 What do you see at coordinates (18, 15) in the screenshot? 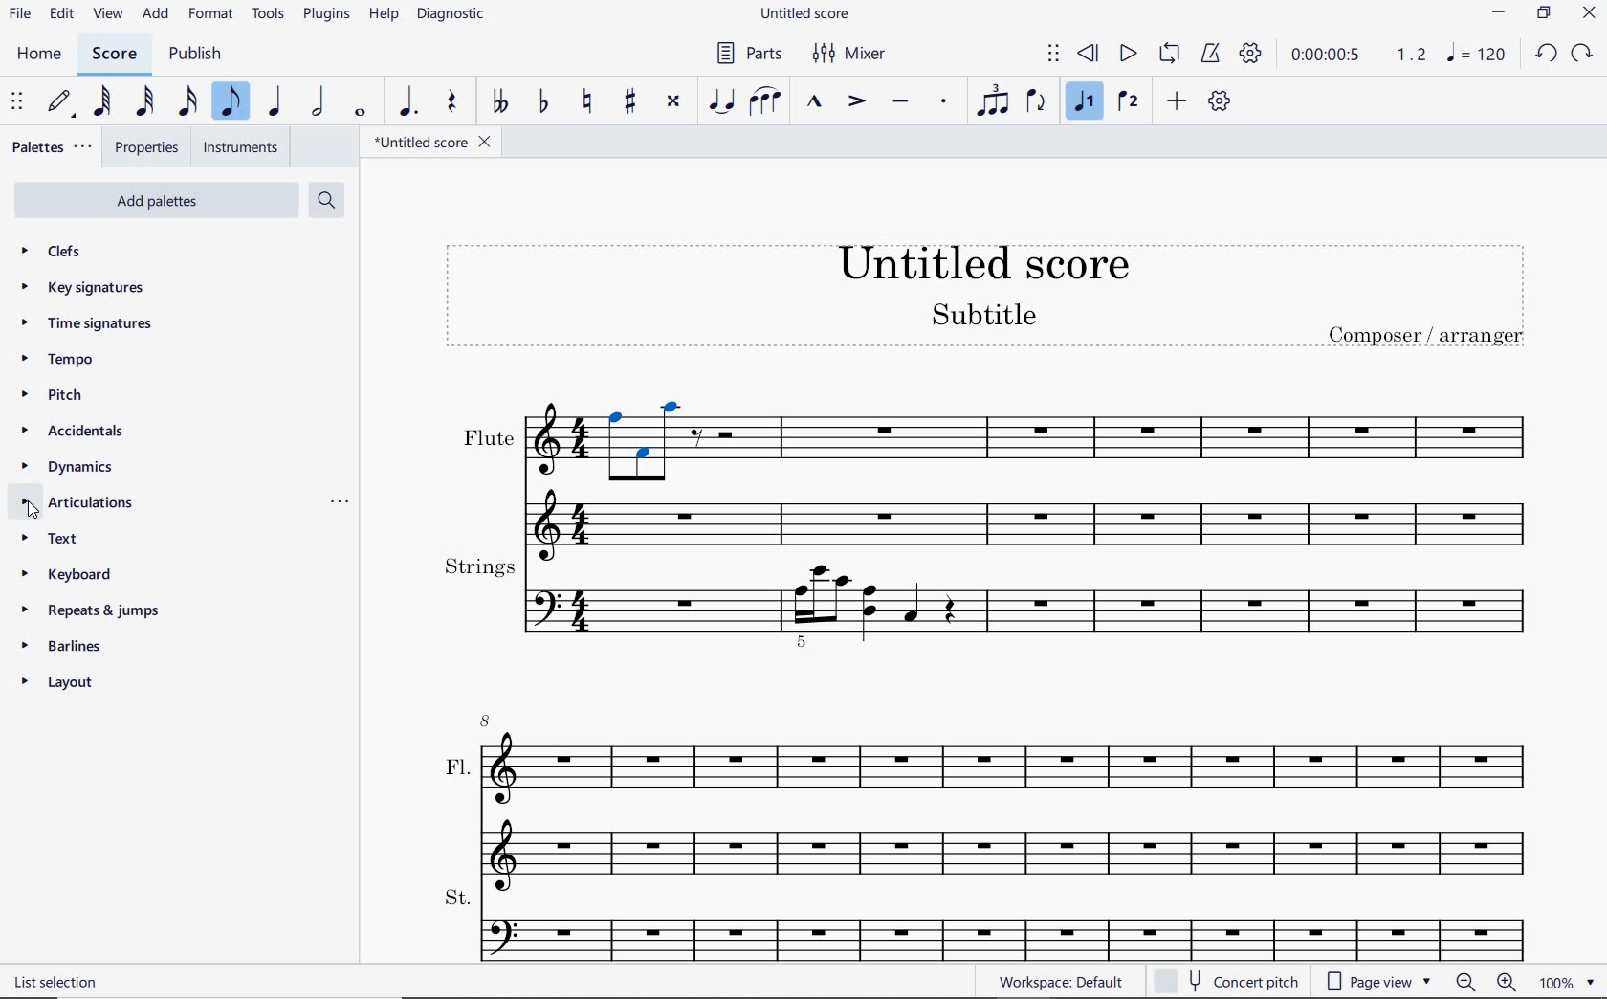
I see `file` at bounding box center [18, 15].